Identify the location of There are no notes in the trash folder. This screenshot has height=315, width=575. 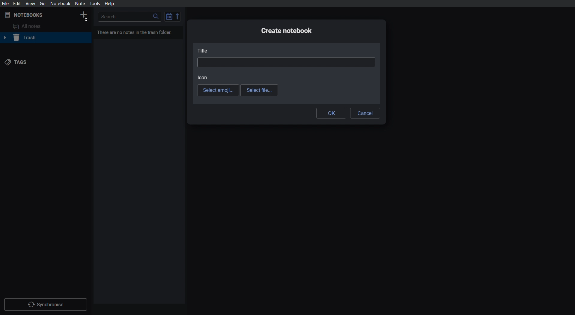
(133, 32).